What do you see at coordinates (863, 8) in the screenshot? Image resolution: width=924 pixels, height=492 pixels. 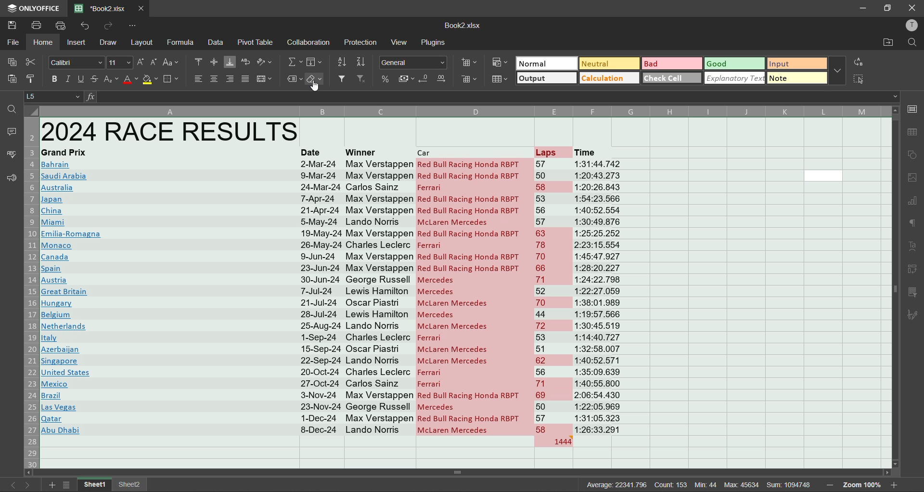 I see `minimize` at bounding box center [863, 8].